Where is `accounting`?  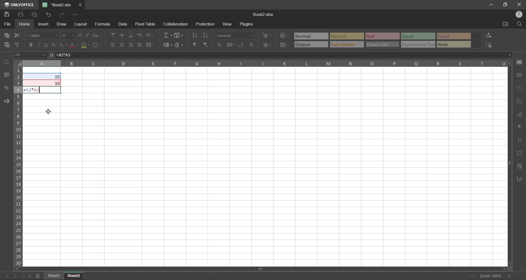 accounting is located at coordinates (231, 45).